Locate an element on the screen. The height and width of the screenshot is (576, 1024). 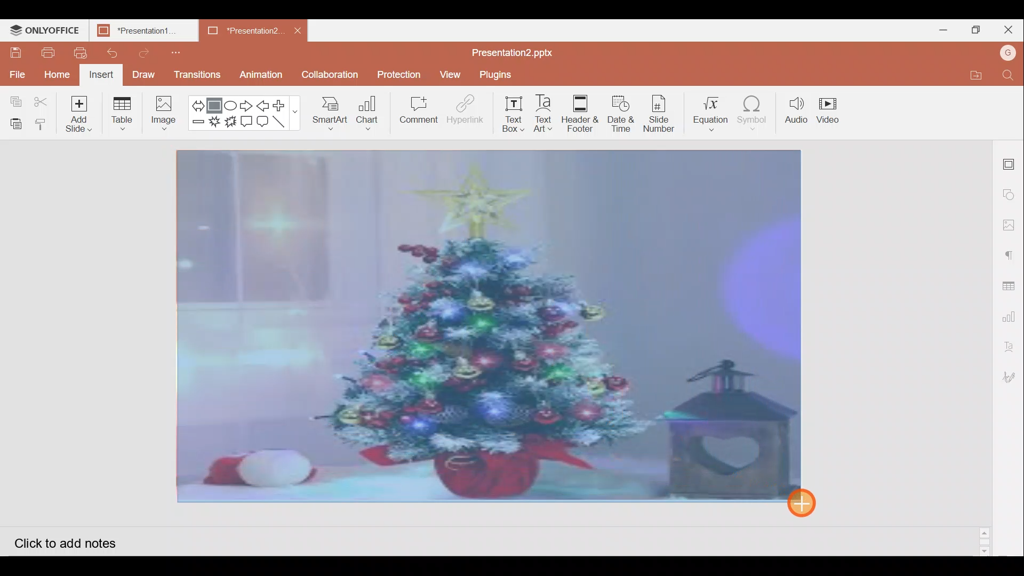
Comment is located at coordinates (417, 110).